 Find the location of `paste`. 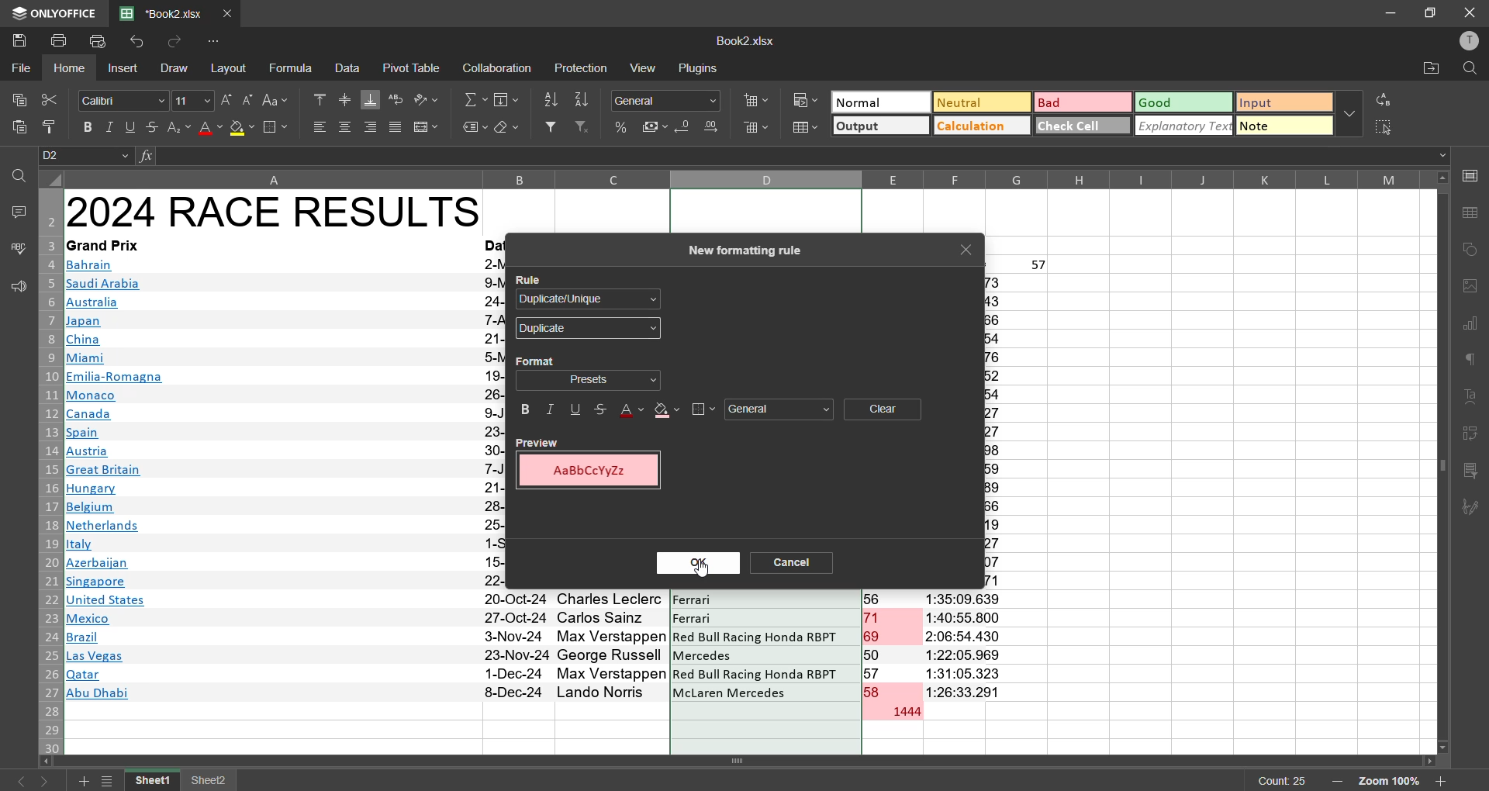

paste is located at coordinates (20, 130).